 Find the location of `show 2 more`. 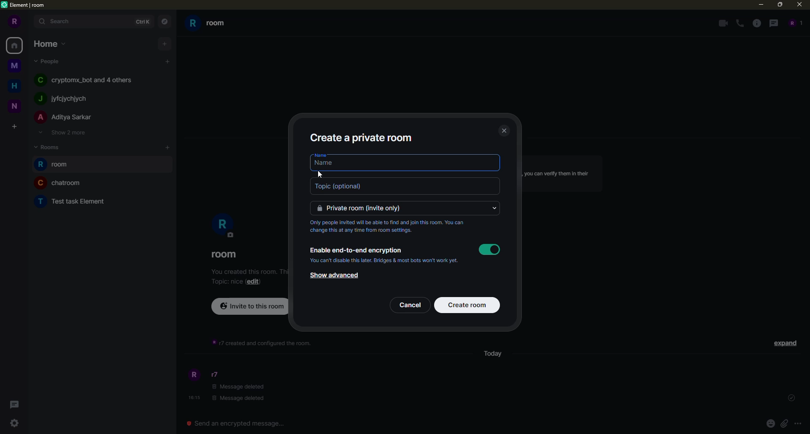

show 2 more is located at coordinates (66, 132).